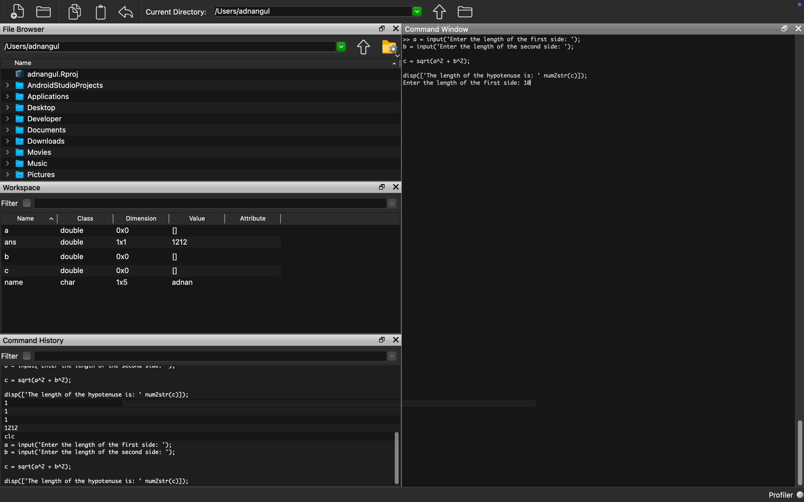  I want to click on Current Directory:, so click(177, 13).